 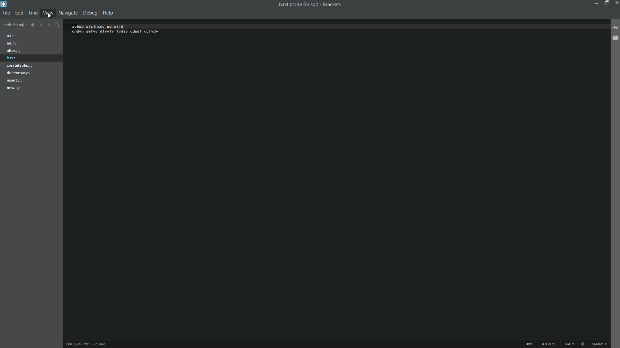 What do you see at coordinates (615, 39) in the screenshot?
I see `Extension managers` at bounding box center [615, 39].